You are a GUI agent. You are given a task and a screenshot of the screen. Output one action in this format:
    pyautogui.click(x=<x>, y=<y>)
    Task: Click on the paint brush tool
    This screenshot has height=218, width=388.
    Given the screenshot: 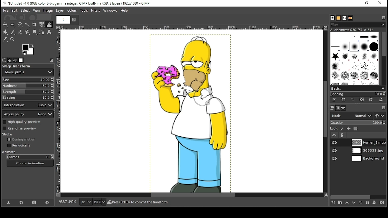 What is the action you would take?
    pyautogui.click(x=13, y=31)
    